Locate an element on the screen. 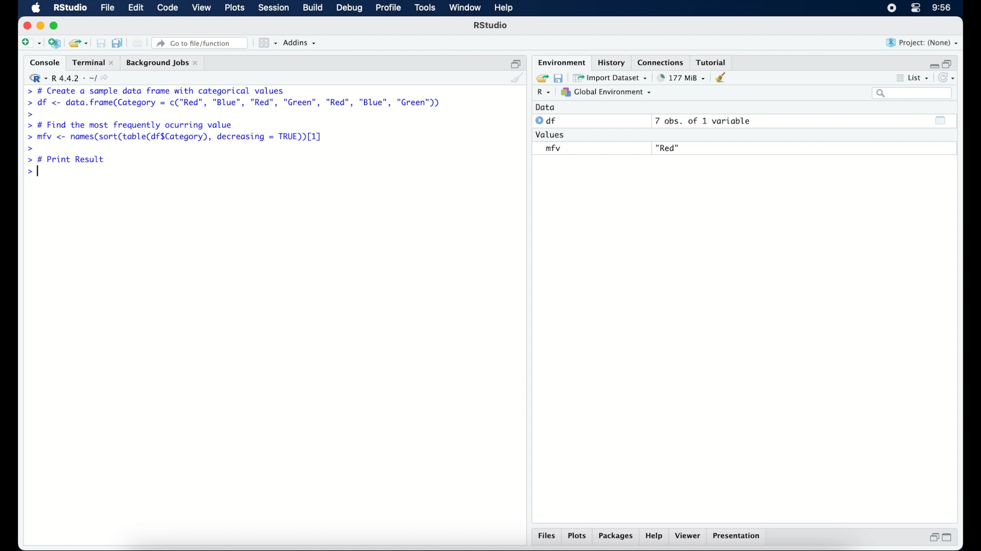 Image resolution: width=981 pixels, height=551 pixels. macOS  is located at coordinates (36, 8).